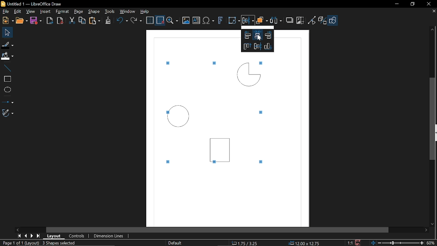 This screenshot has height=246, width=437. Describe the element at coordinates (110, 12) in the screenshot. I see `Tools` at that location.